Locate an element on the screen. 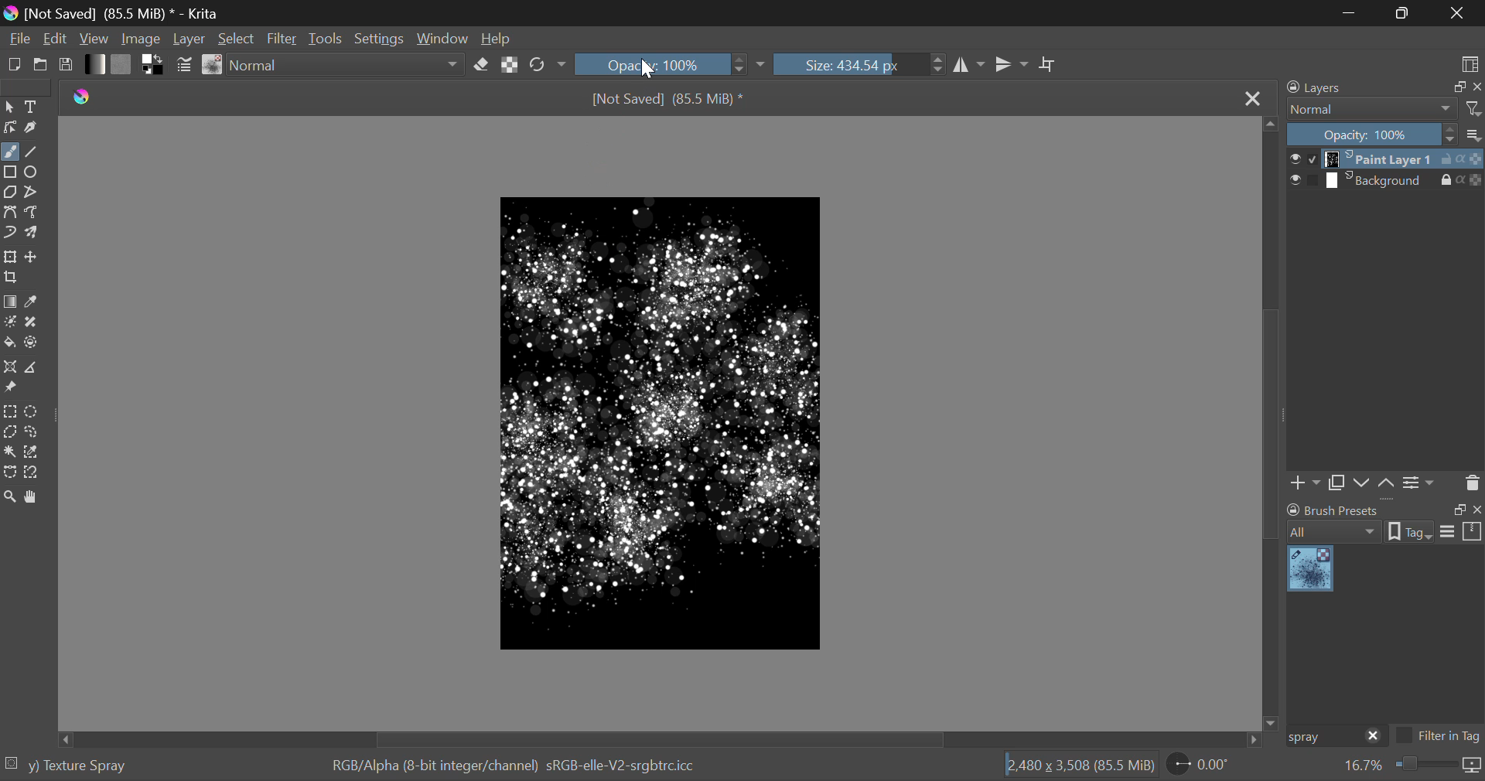 The height and width of the screenshot is (781, 1485). Pattern is located at coordinates (122, 63).